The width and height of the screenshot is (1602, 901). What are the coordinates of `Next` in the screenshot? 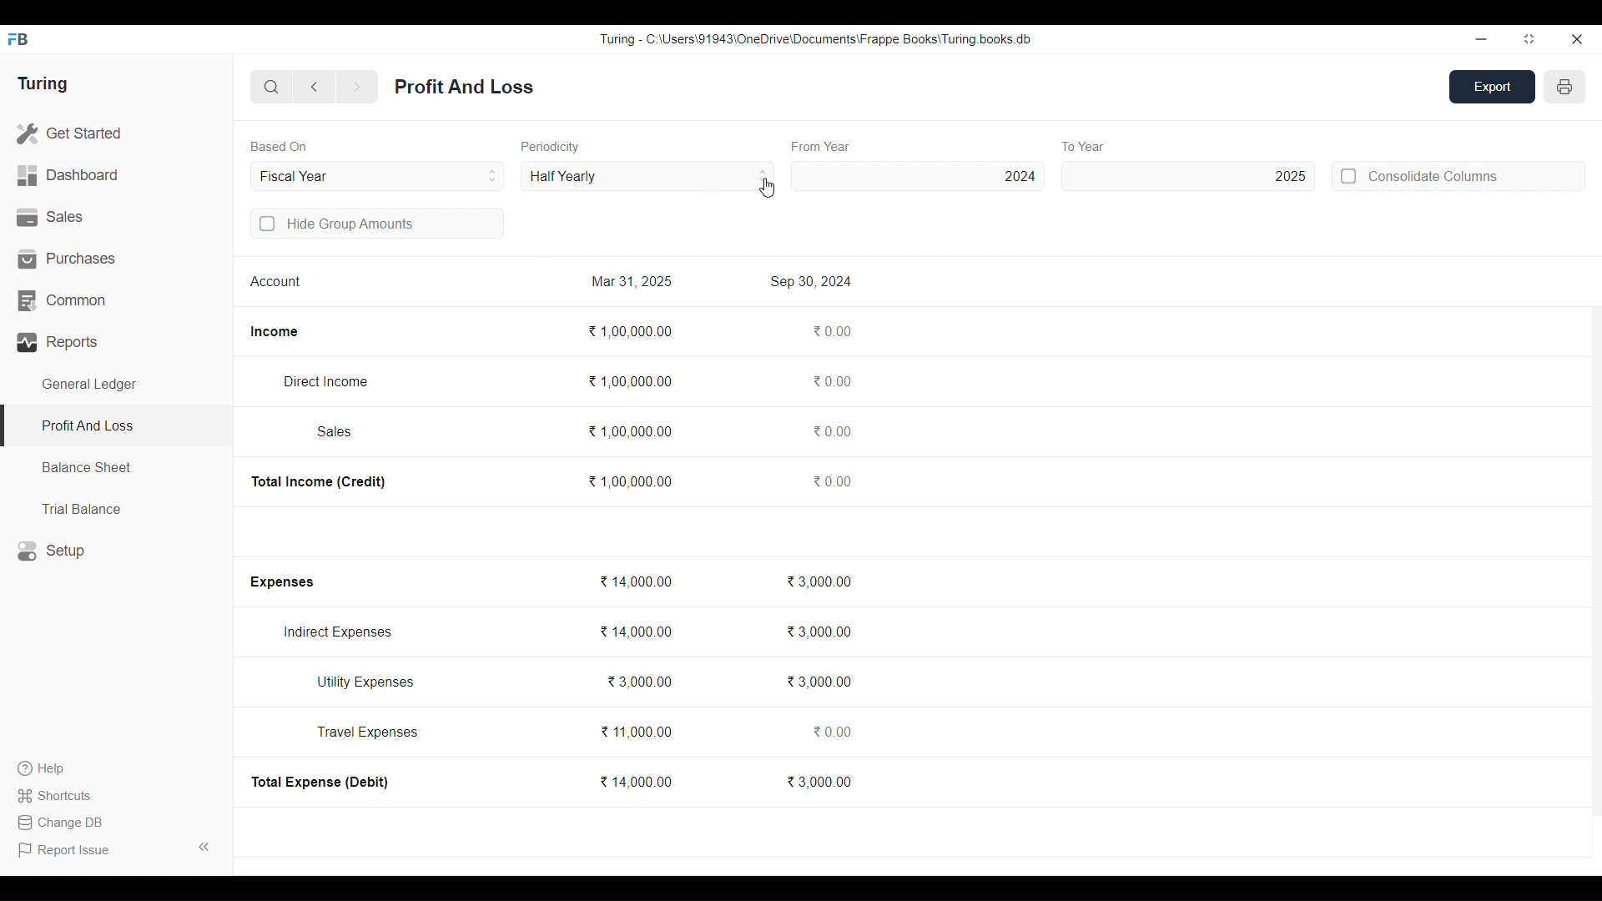 It's located at (357, 88).